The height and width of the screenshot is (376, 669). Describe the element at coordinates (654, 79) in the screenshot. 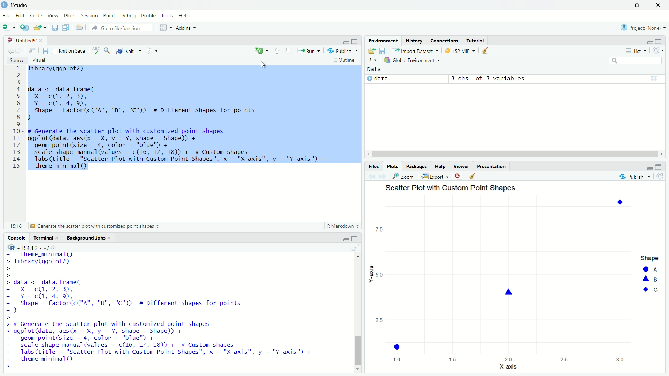

I see `grid view` at that location.